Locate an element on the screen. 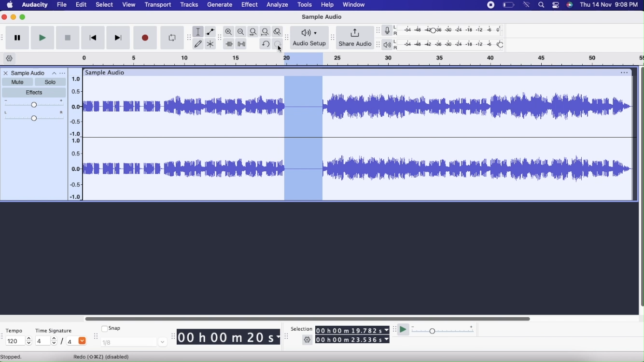  Share Audio is located at coordinates (356, 38).